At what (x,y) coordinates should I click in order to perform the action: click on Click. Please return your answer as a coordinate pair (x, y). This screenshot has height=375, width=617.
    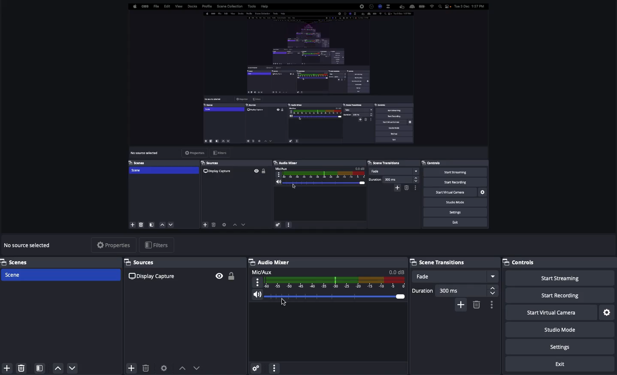
    Looking at the image, I should click on (283, 303).